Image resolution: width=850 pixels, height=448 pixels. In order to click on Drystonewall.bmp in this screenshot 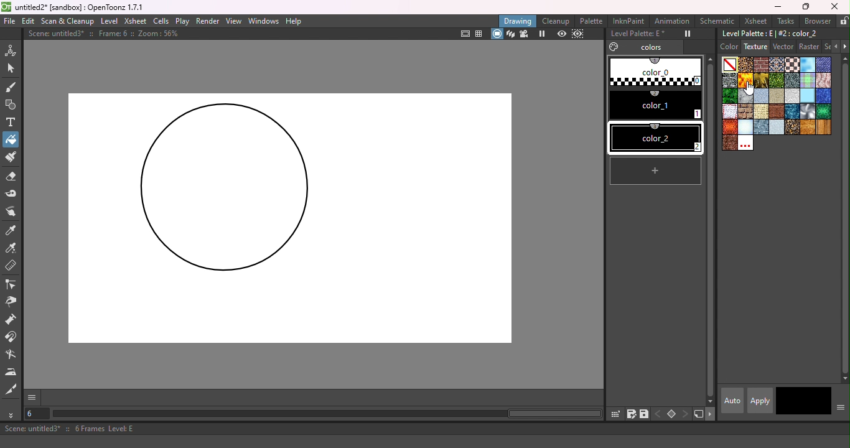, I will do `click(729, 80)`.